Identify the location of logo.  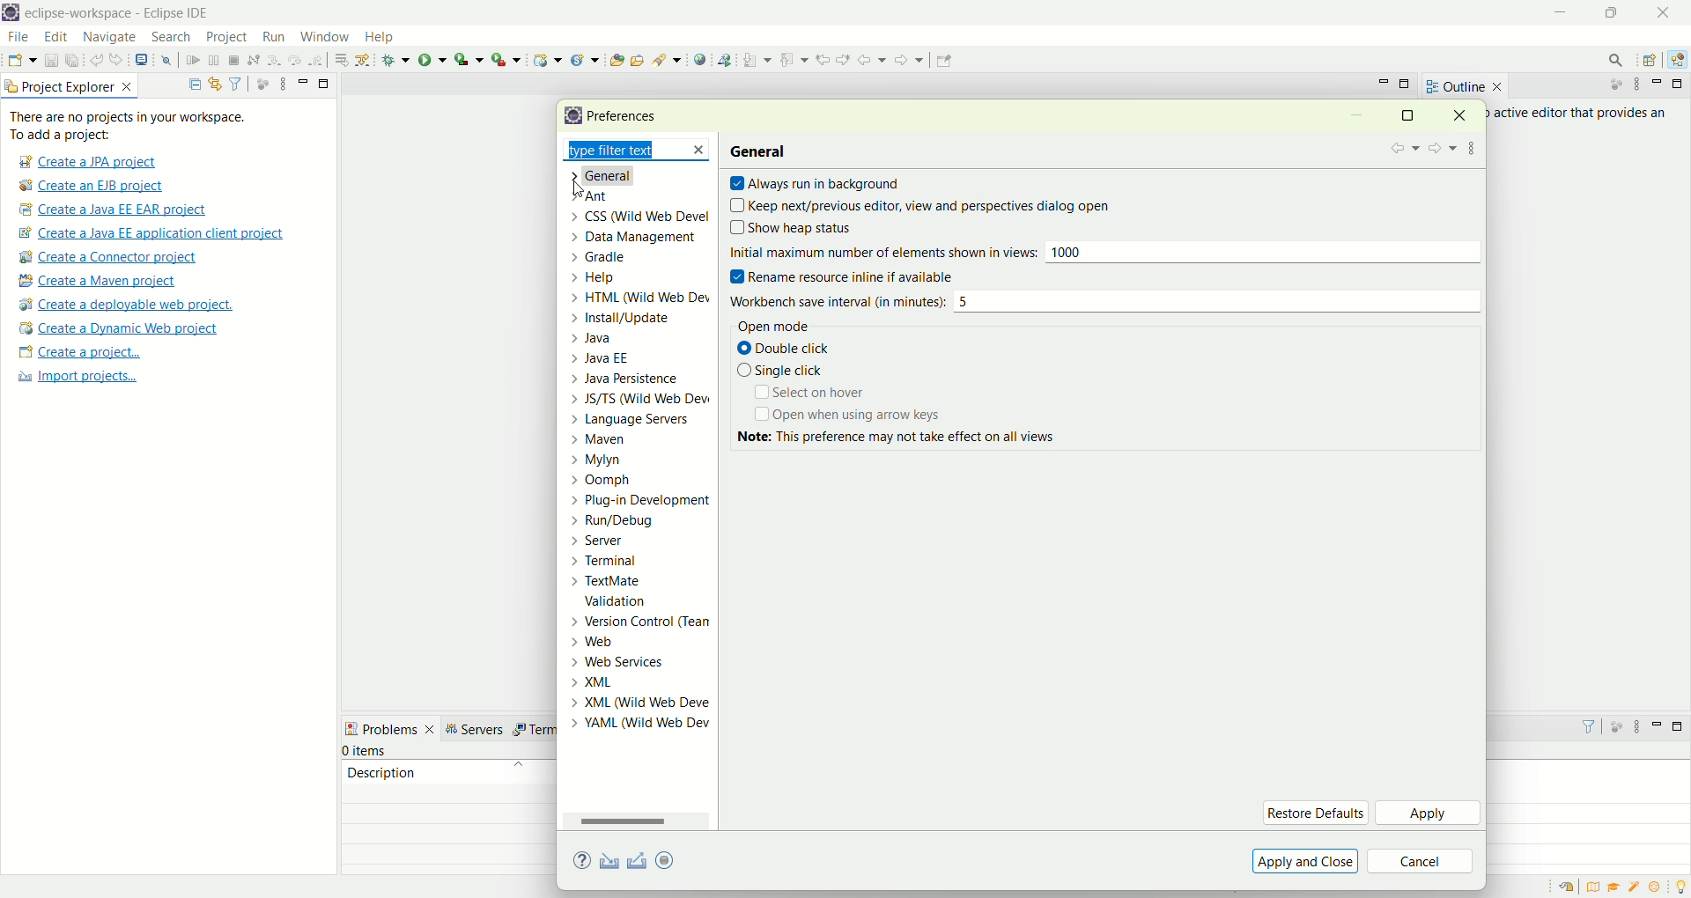
(11, 14).